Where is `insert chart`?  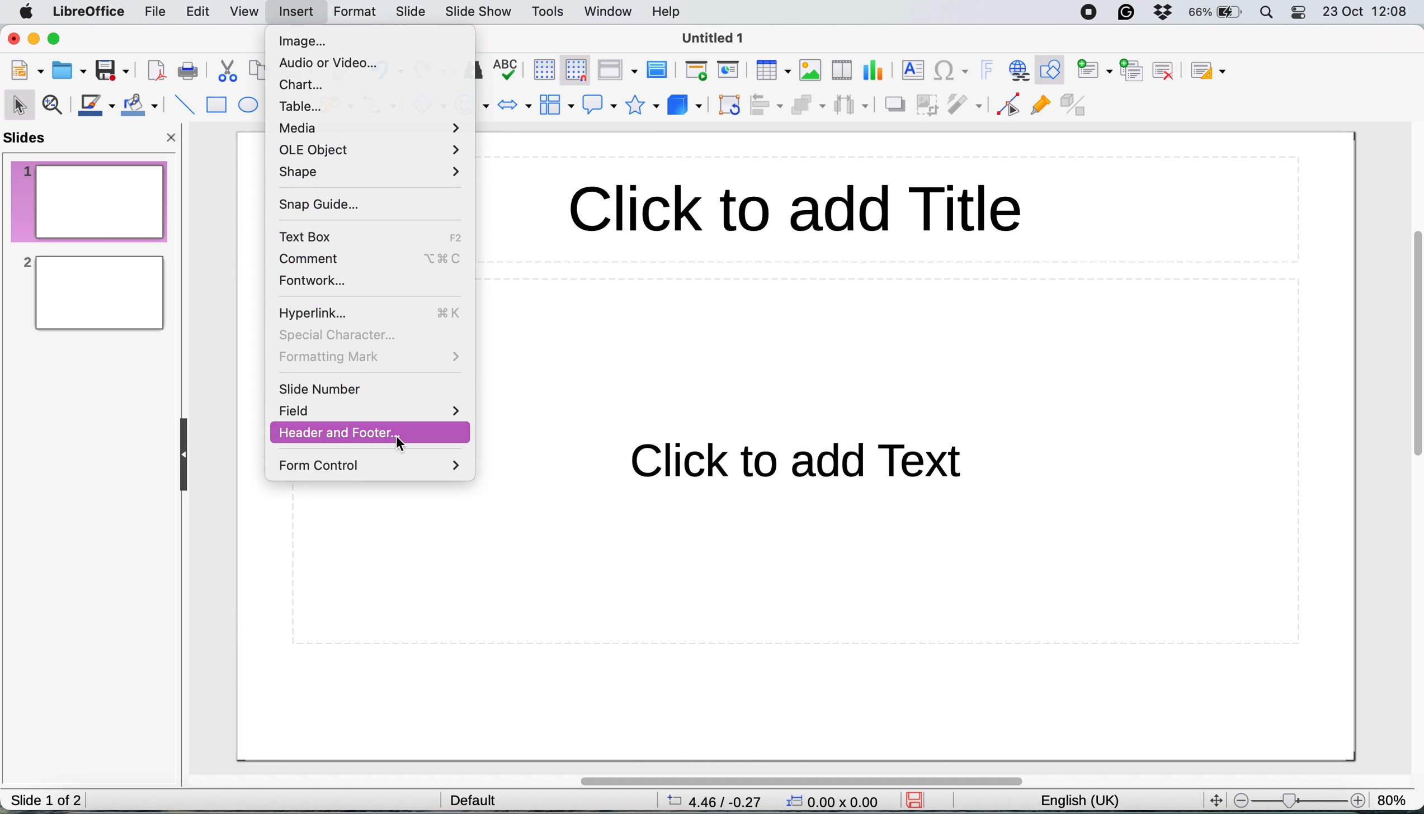 insert chart is located at coordinates (810, 69).